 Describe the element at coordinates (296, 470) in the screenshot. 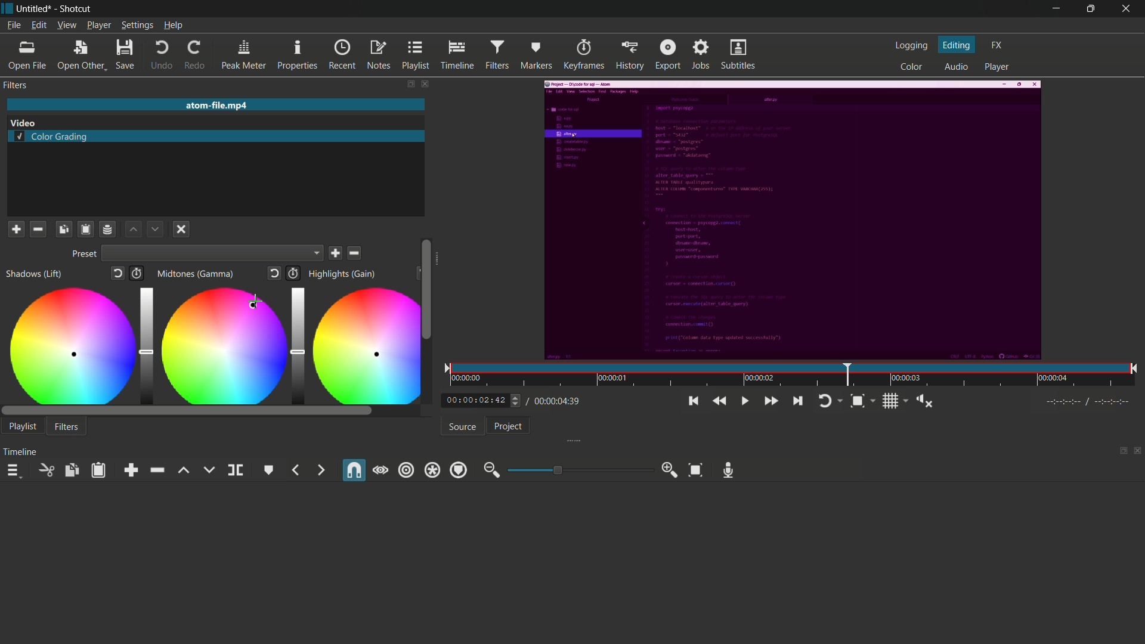

I see `previous marker` at that location.